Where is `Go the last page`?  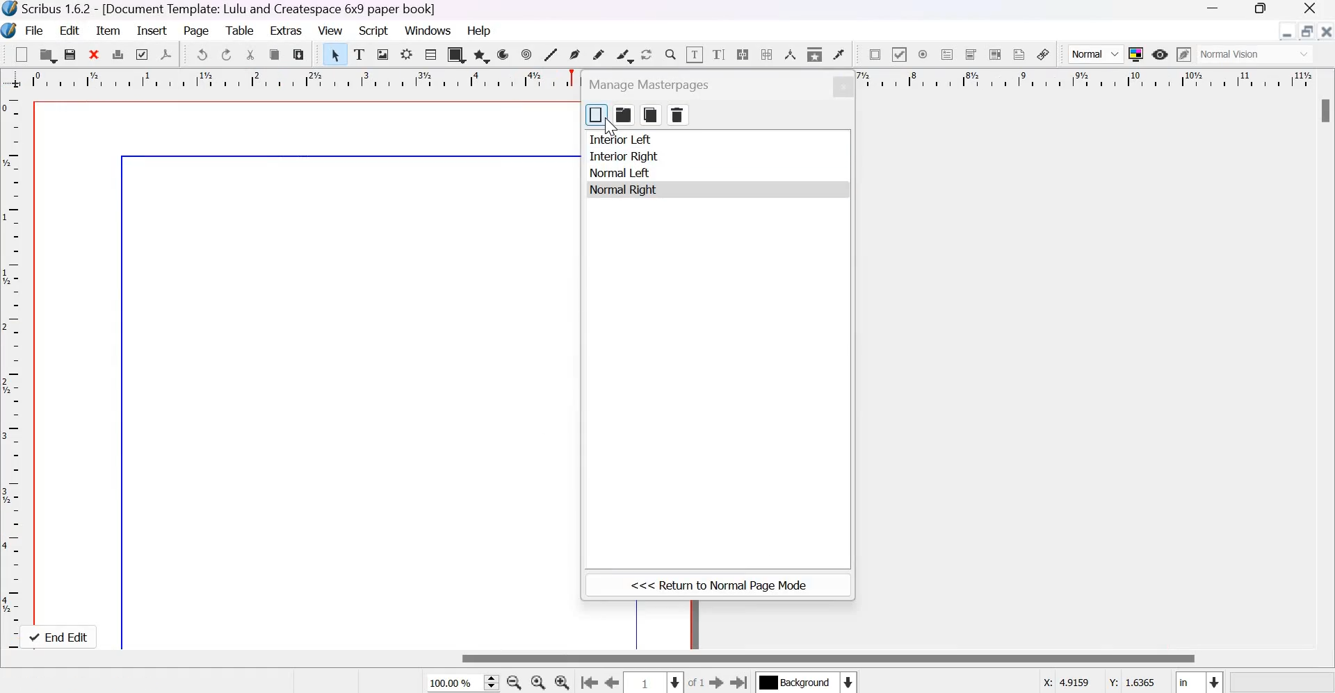
Go the last page is located at coordinates (741, 681).